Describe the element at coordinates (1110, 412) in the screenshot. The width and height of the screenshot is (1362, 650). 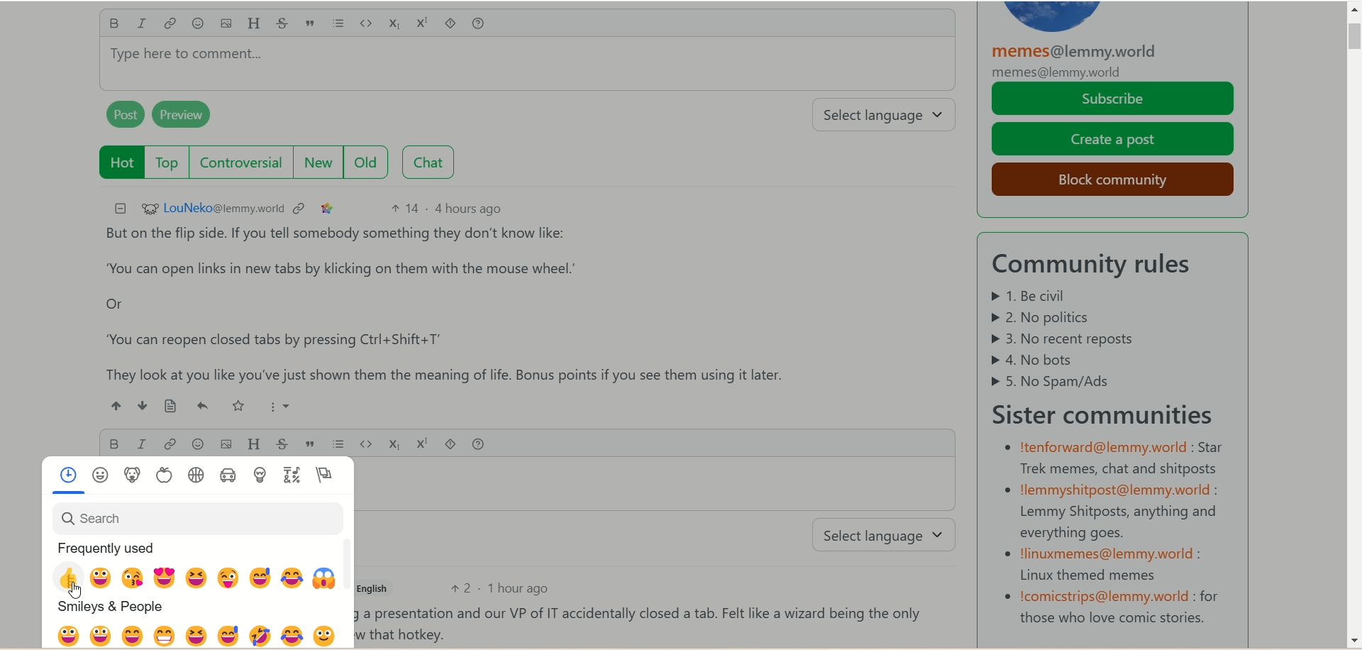
I see `sister community` at that location.